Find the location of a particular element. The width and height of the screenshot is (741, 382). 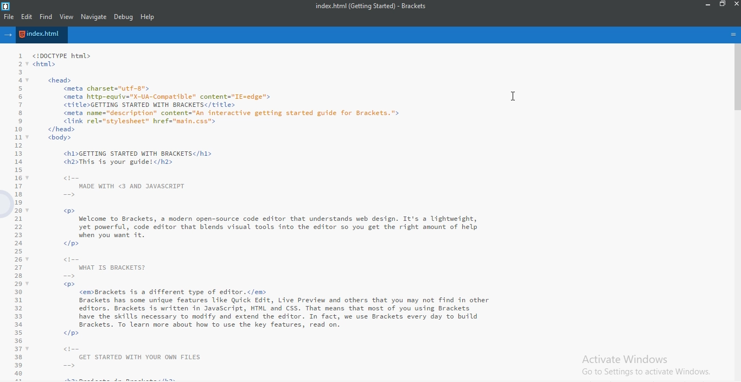

view is located at coordinates (67, 17).